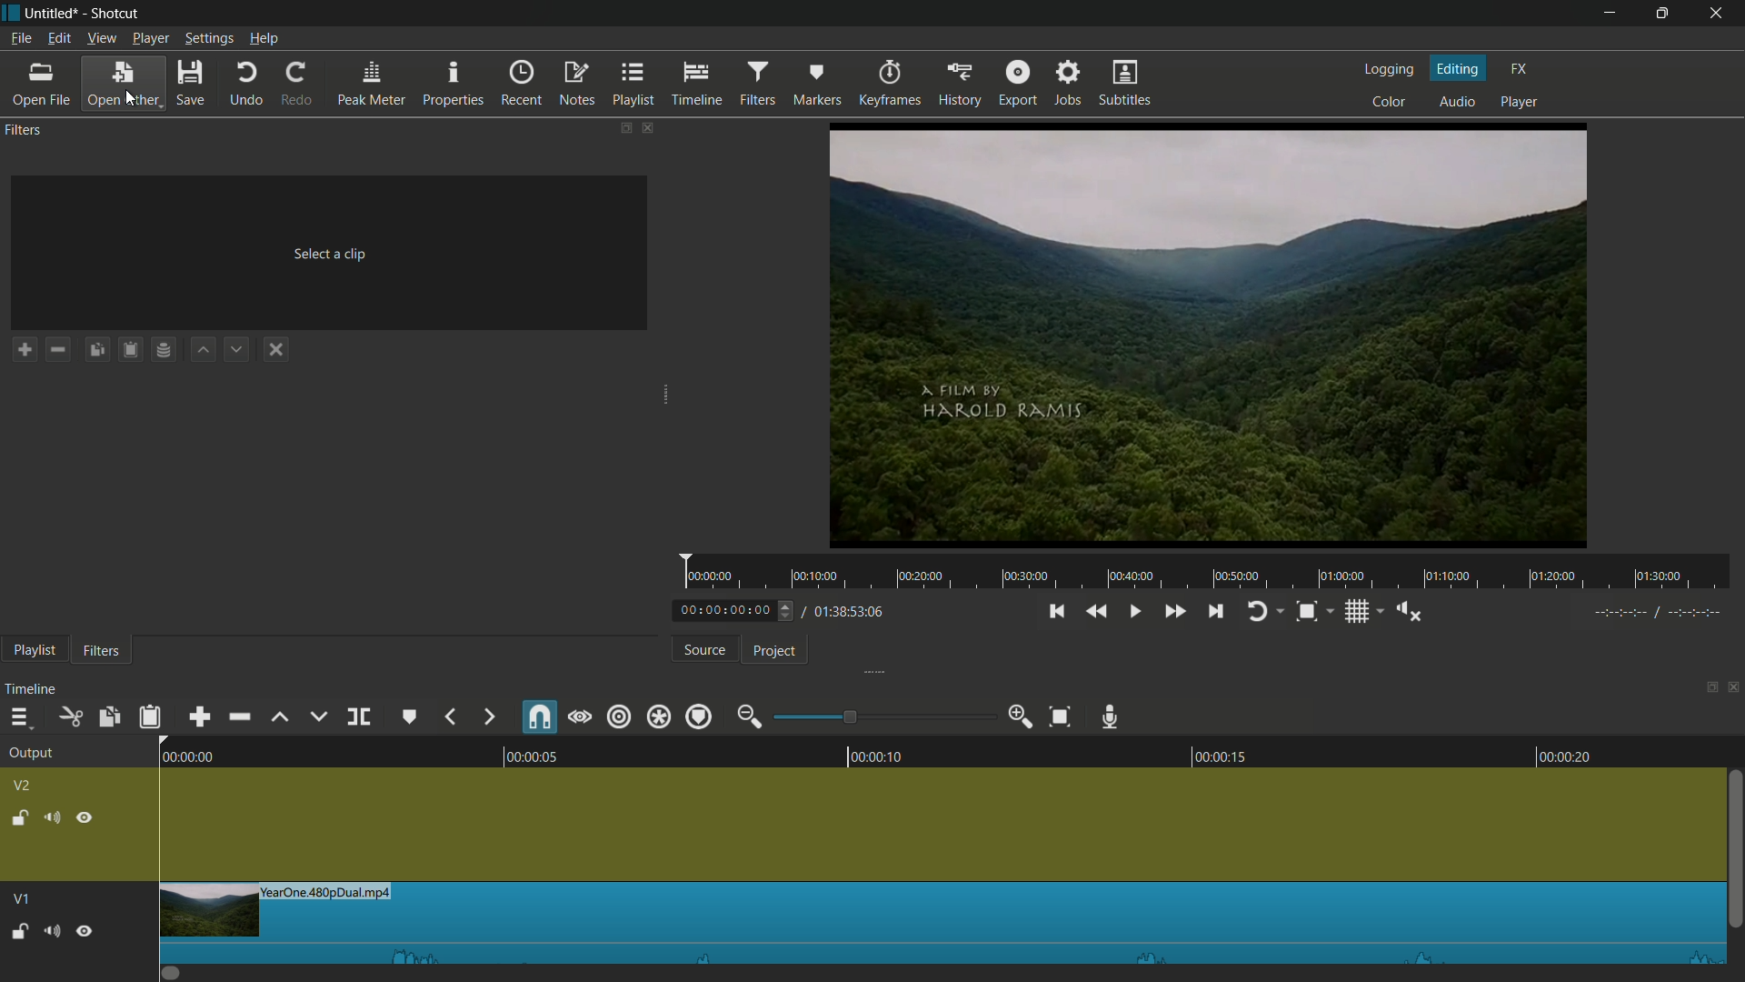  What do you see at coordinates (1613, 14) in the screenshot?
I see `minimize` at bounding box center [1613, 14].